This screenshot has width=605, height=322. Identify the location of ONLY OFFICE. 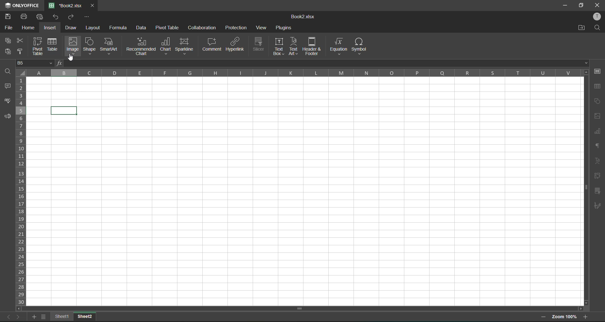
(21, 5).